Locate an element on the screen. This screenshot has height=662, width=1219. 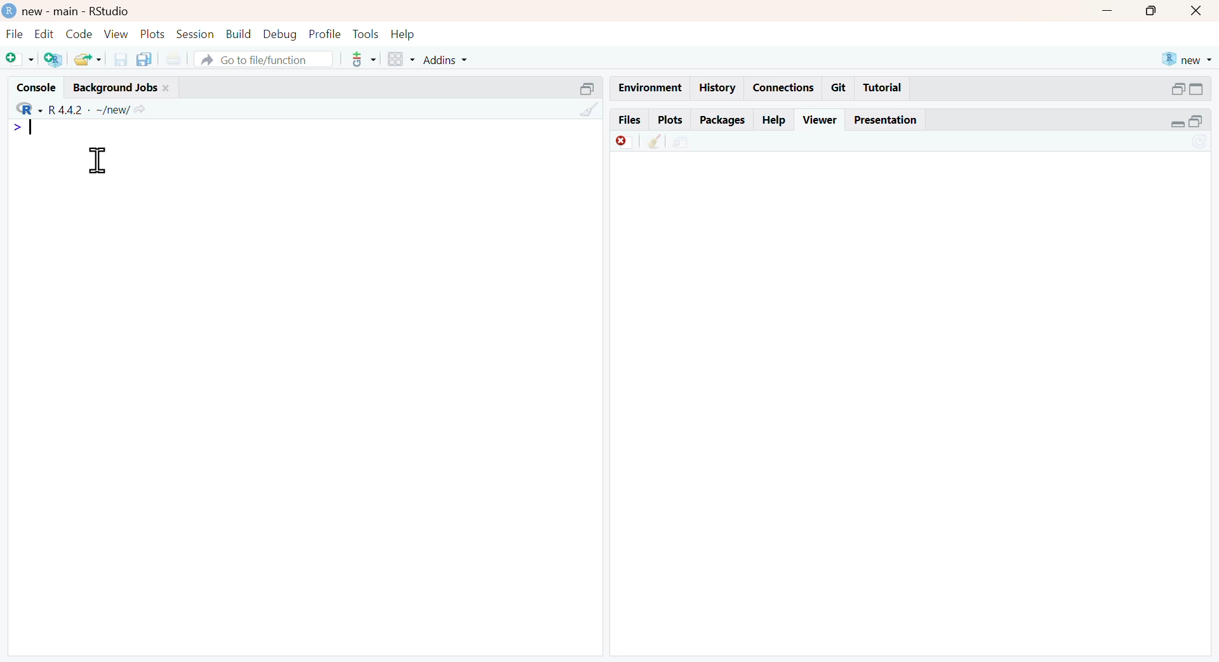
help is located at coordinates (773, 120).